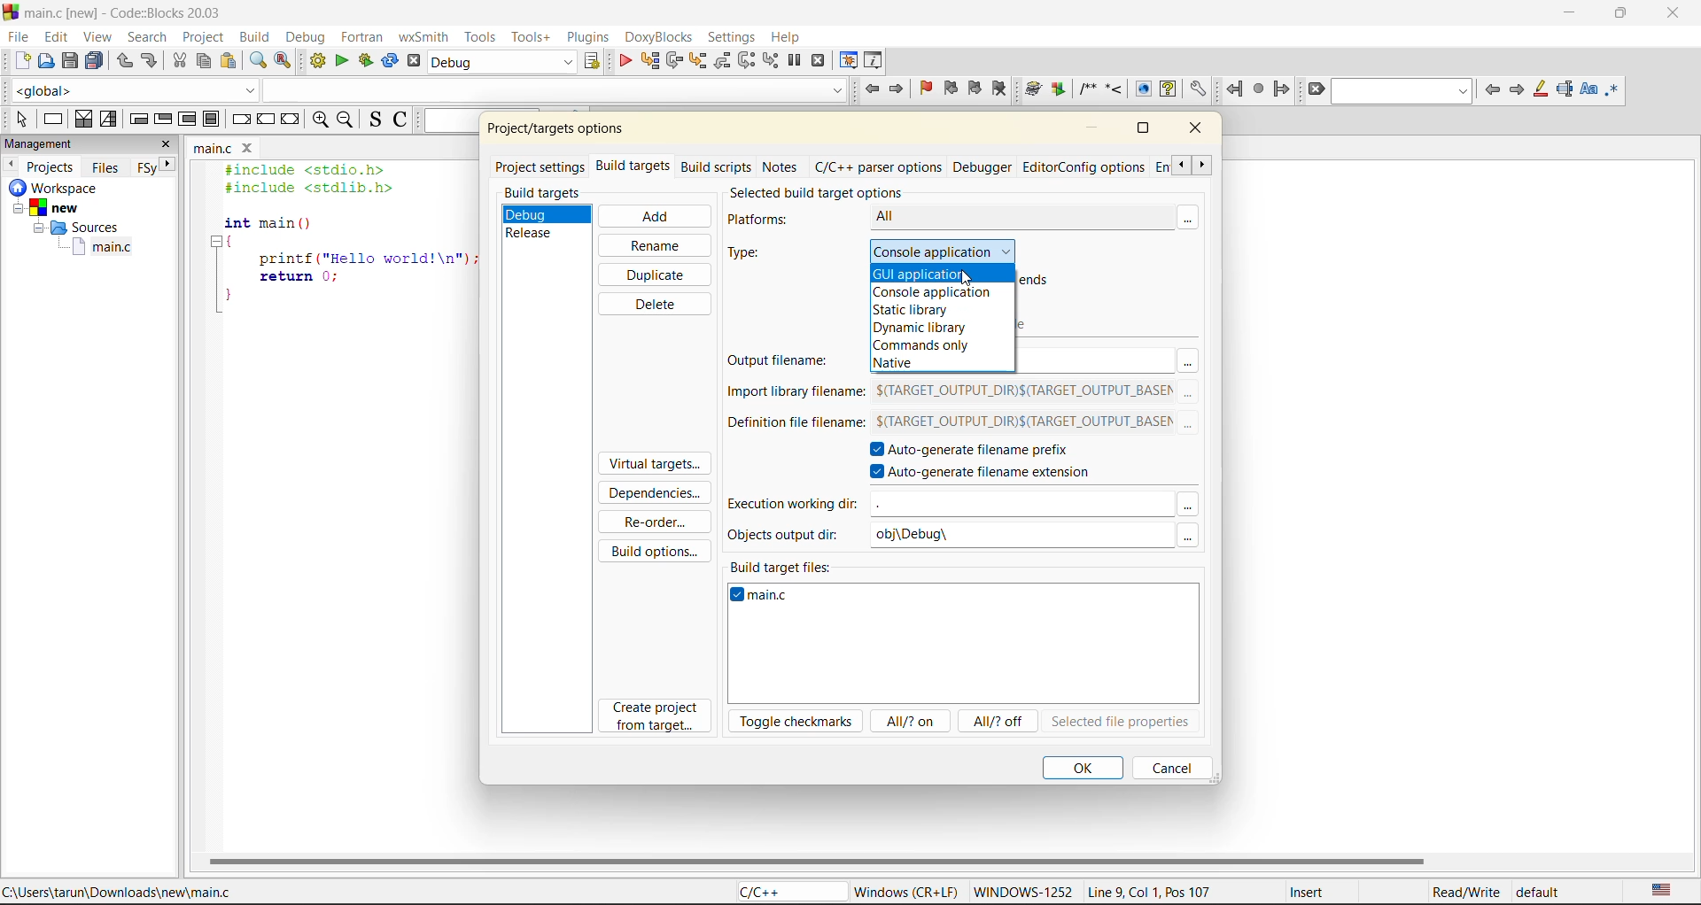 The width and height of the screenshot is (1701, 905). Describe the element at coordinates (291, 121) in the screenshot. I see `return instruction` at that location.